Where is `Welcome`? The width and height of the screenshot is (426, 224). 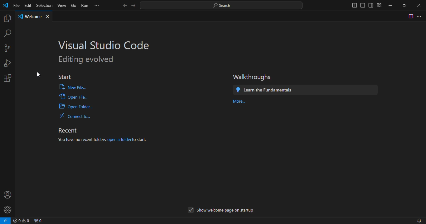
Welcome is located at coordinates (30, 17).